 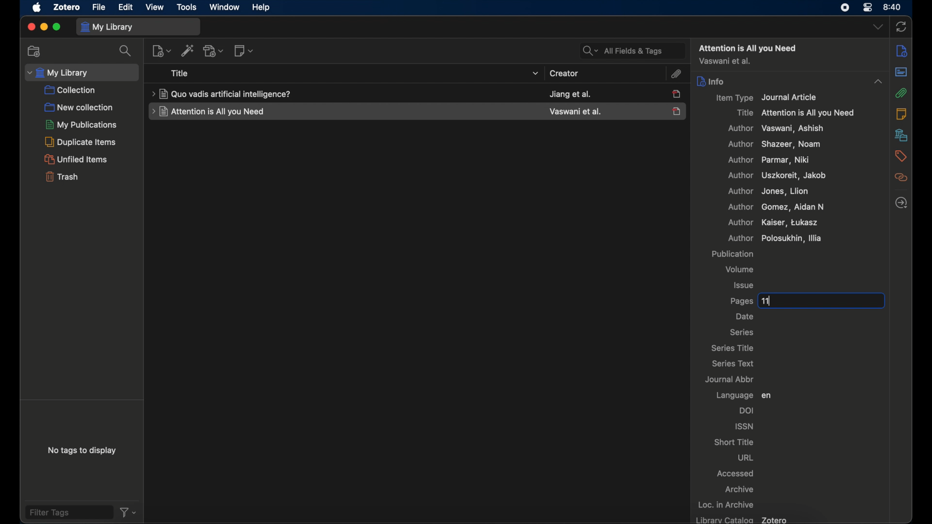 I want to click on collection, so click(x=71, y=90).